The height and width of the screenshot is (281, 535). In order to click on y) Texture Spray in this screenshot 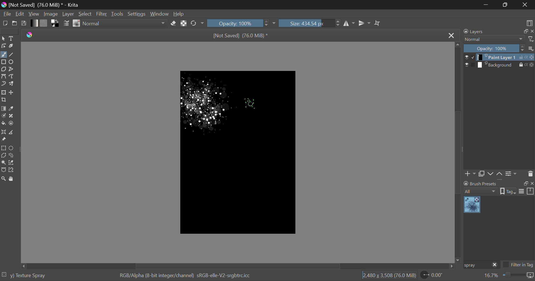, I will do `click(28, 276)`.